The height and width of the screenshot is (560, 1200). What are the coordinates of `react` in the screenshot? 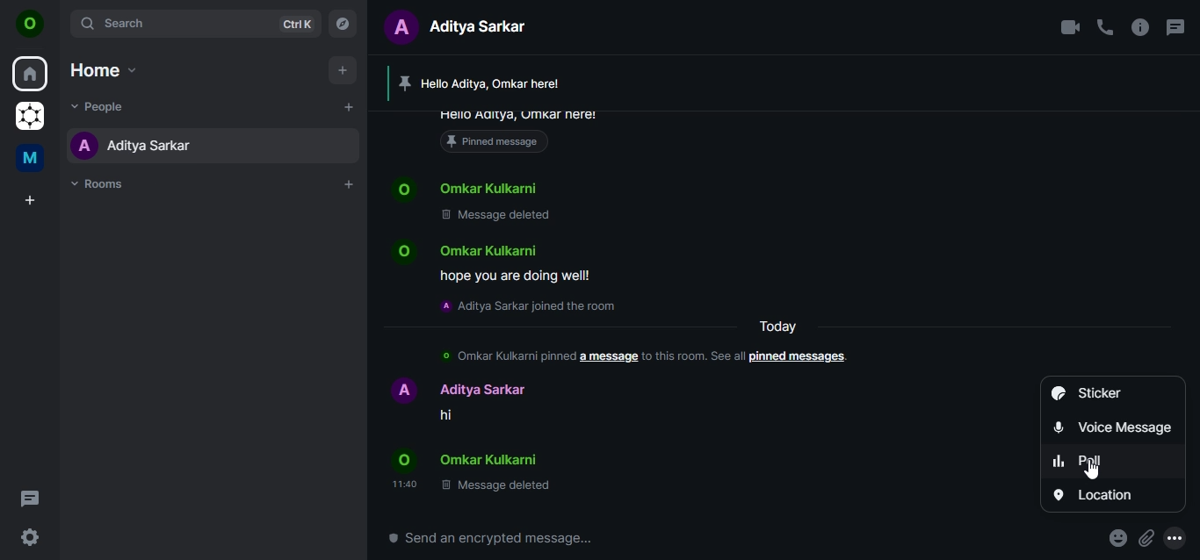 It's located at (1118, 540).